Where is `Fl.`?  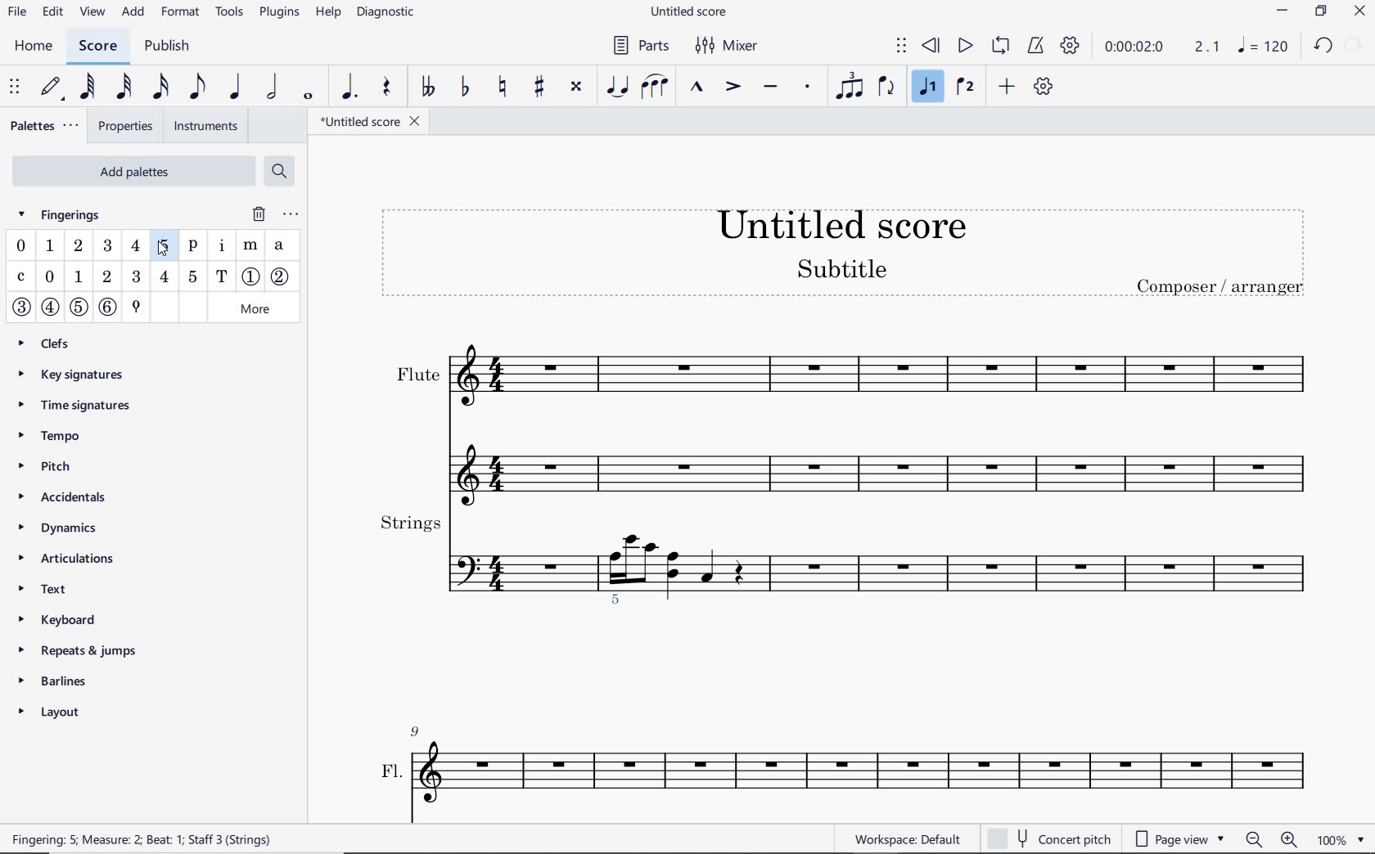 Fl. is located at coordinates (850, 759).